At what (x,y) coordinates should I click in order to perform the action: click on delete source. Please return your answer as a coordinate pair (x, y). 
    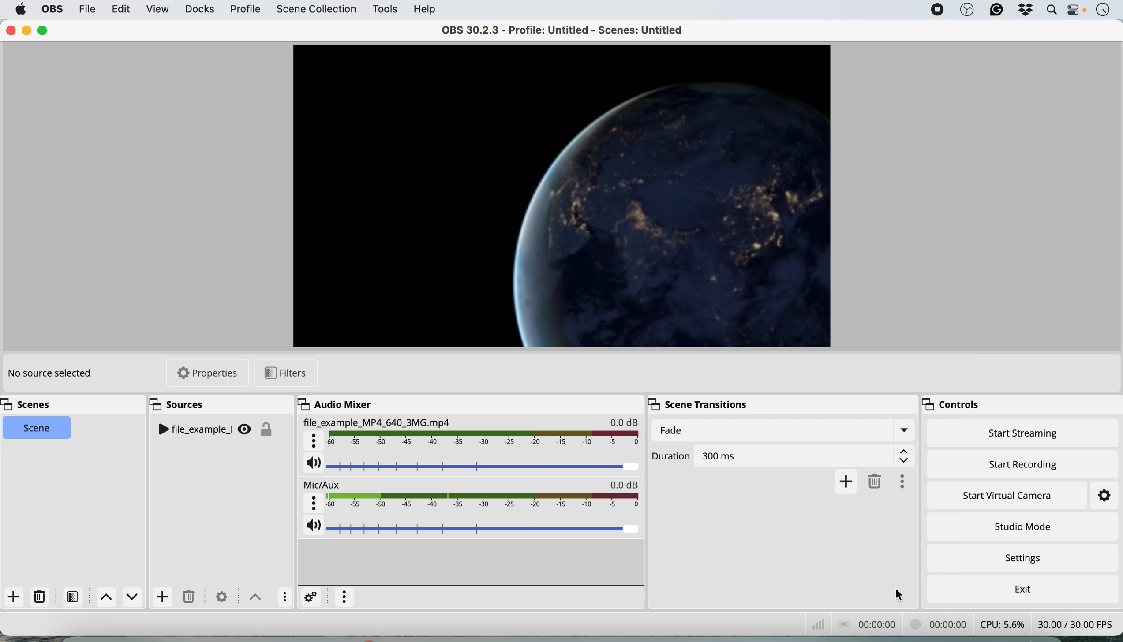
    Looking at the image, I should click on (188, 597).